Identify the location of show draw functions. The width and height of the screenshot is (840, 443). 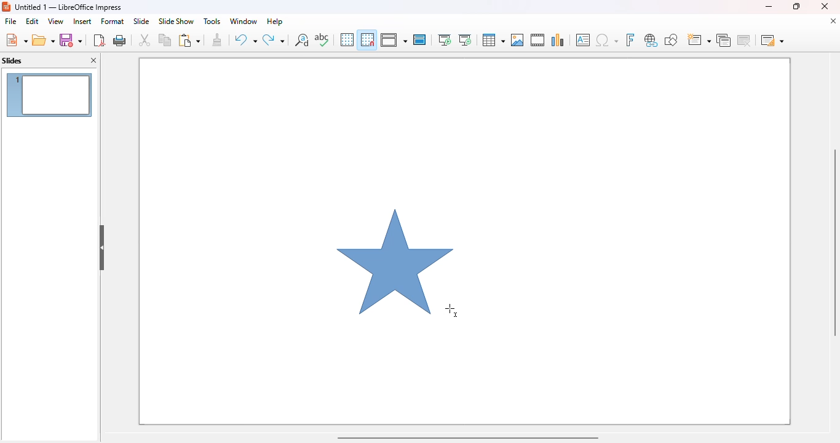
(670, 39).